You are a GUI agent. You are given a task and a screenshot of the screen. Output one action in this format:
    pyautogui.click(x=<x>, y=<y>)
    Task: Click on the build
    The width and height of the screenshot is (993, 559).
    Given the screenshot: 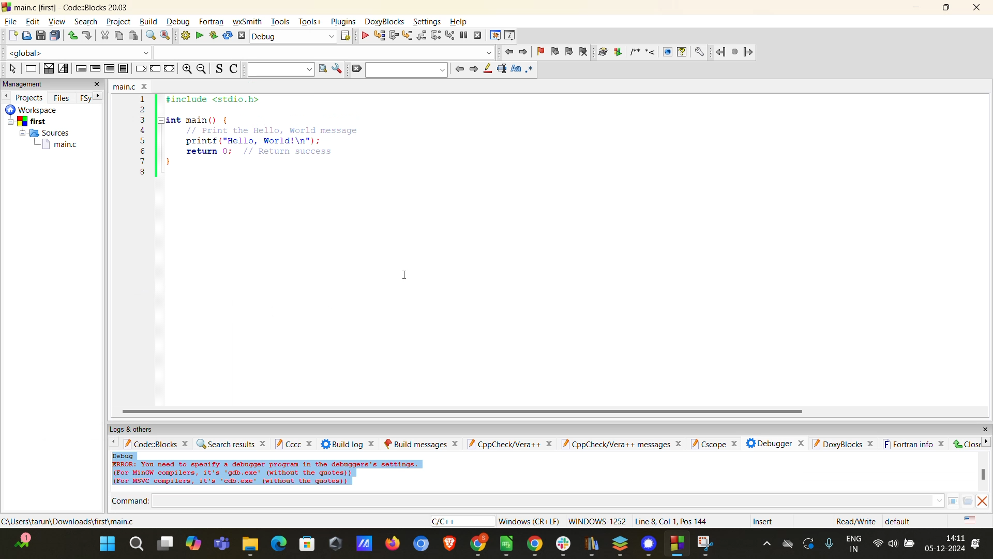 What is the action you would take?
    pyautogui.click(x=146, y=23)
    